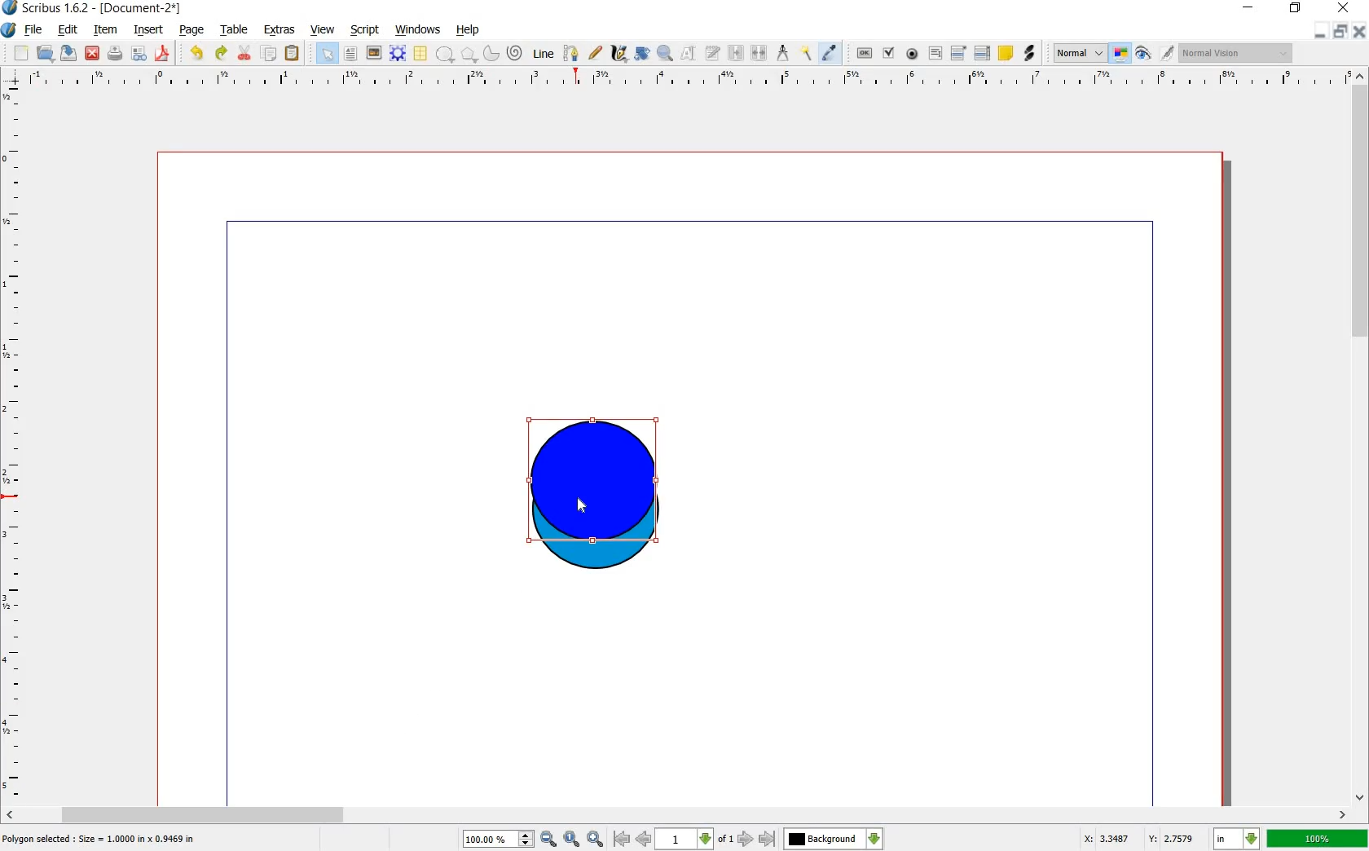 The width and height of the screenshot is (1369, 851). What do you see at coordinates (100, 838) in the screenshot?
I see `Polygon selected : size = 1.0000 in x 1.9469 in` at bounding box center [100, 838].